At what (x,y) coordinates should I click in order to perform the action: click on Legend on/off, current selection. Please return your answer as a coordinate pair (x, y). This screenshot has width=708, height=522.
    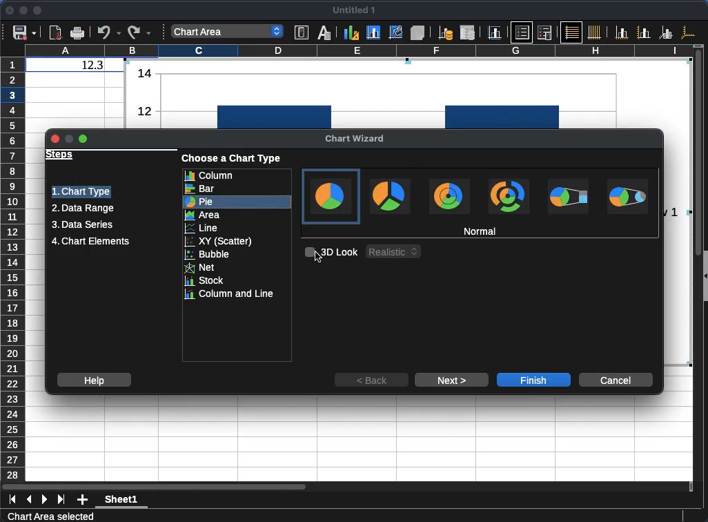
    Looking at the image, I should click on (522, 32).